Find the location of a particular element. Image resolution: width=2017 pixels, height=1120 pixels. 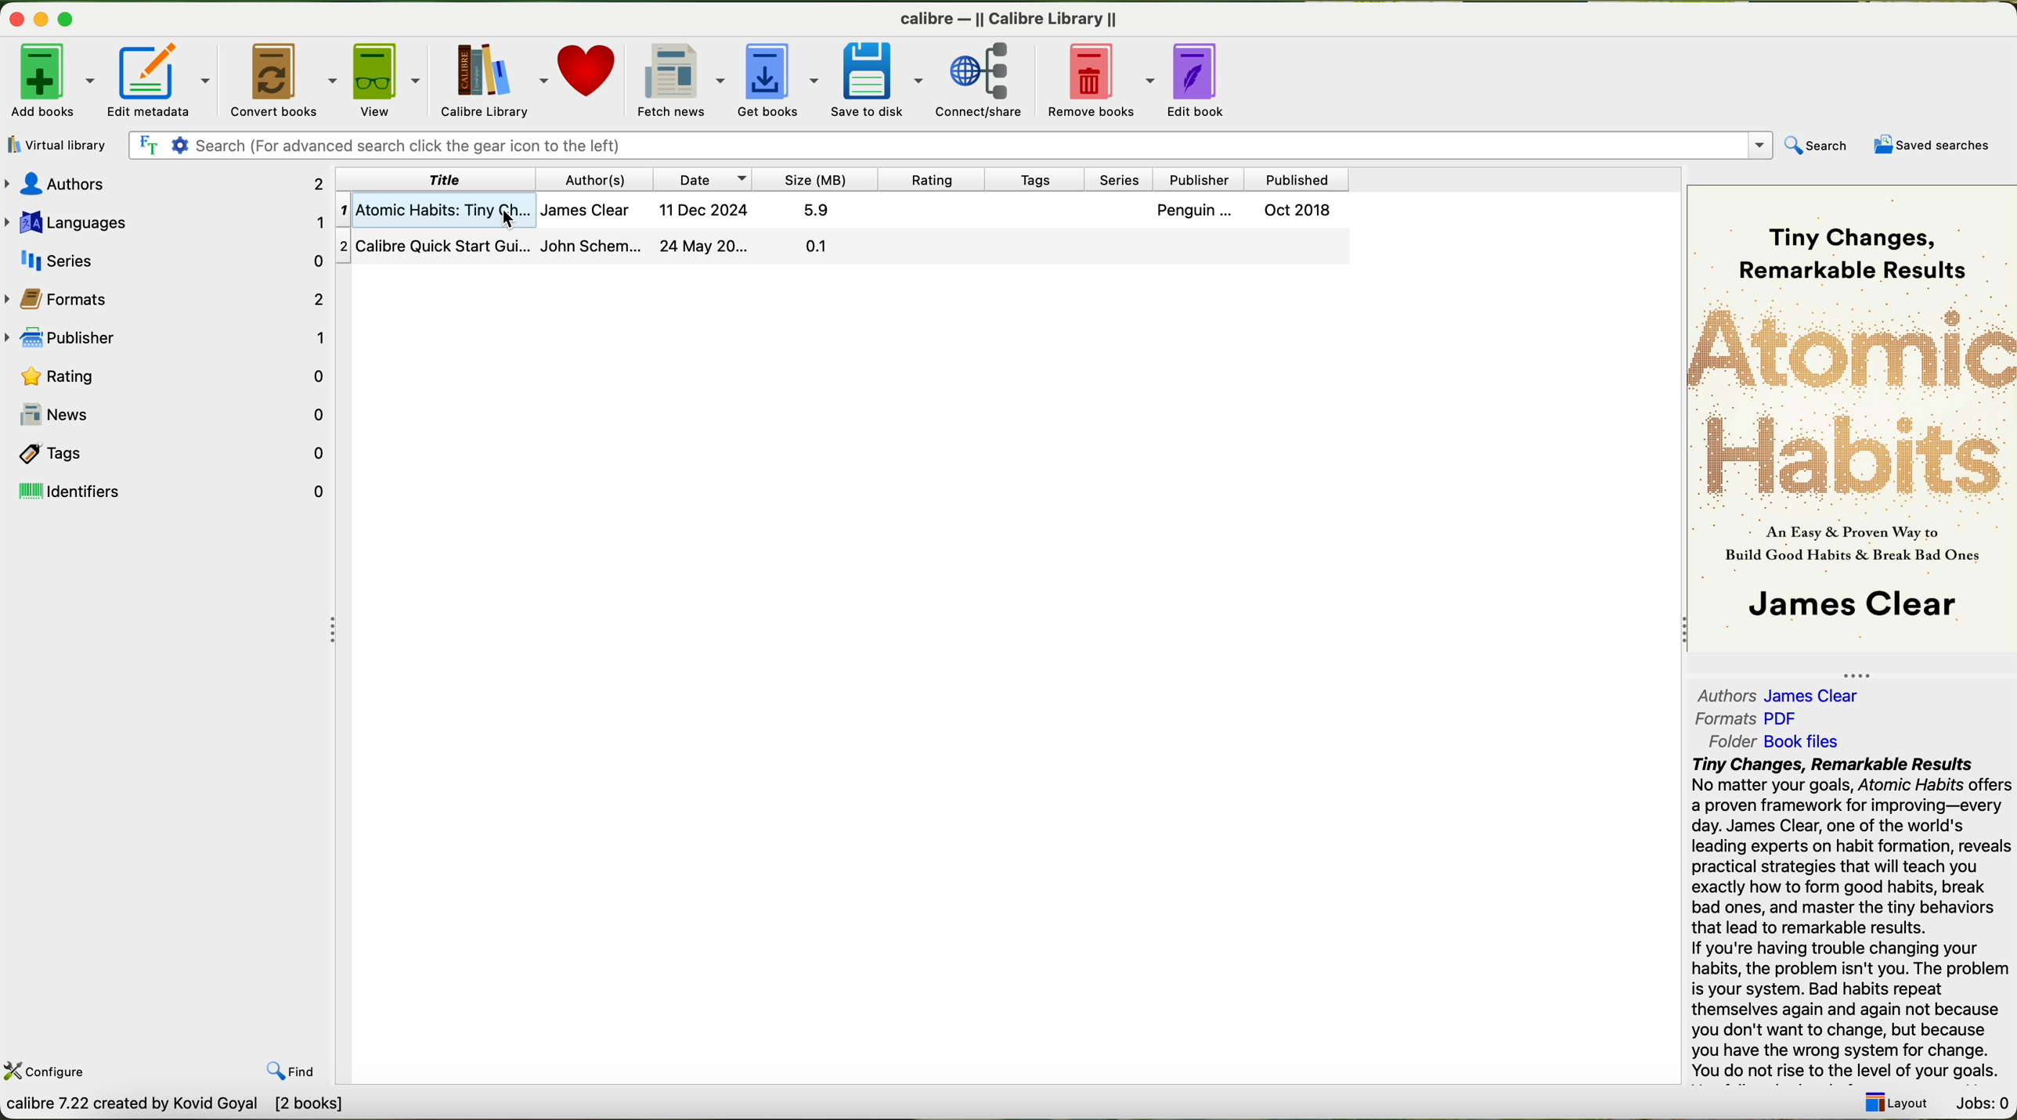

languages is located at coordinates (164, 221).